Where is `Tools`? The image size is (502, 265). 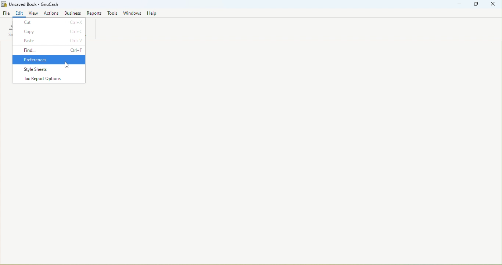
Tools is located at coordinates (113, 13).